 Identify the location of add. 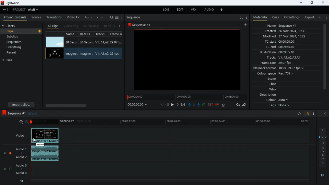
(246, 25).